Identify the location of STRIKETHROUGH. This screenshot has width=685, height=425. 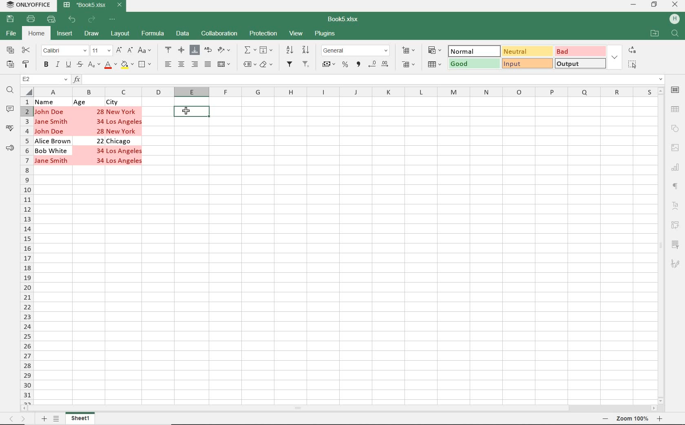
(79, 65).